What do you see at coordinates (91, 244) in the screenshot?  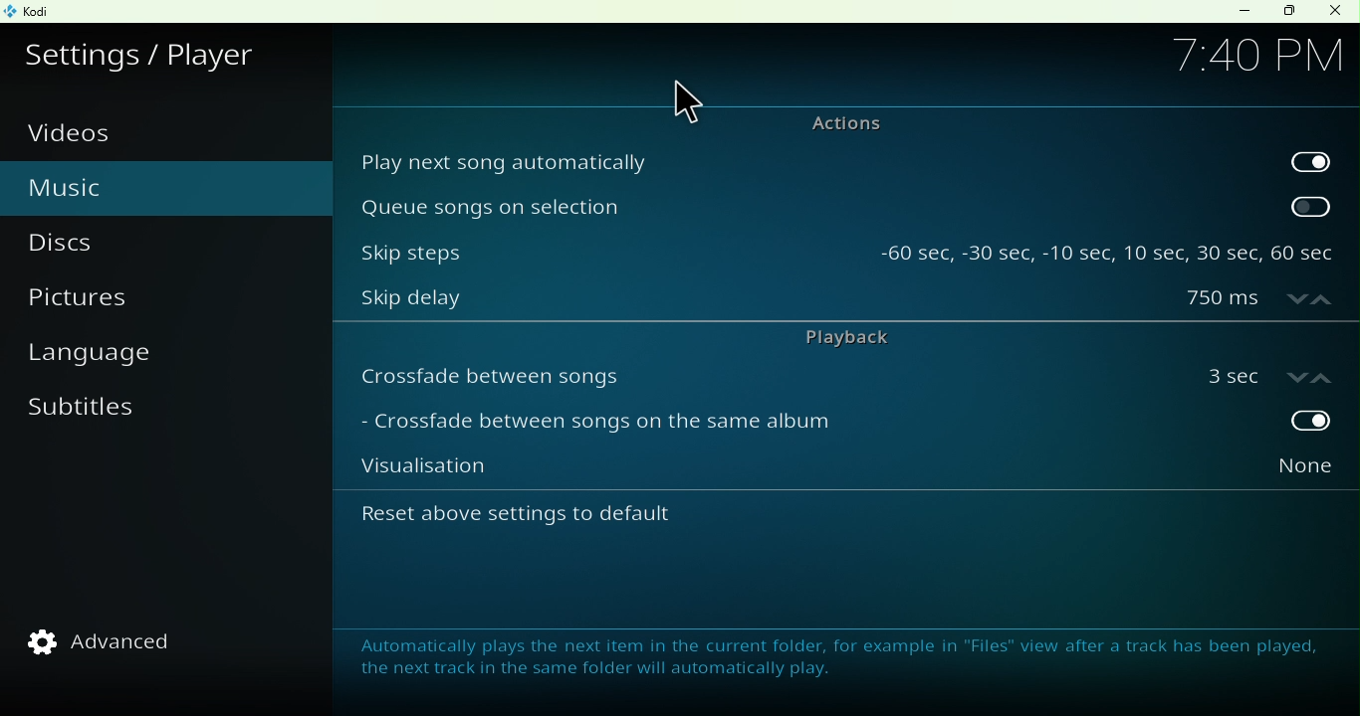 I see `Discs` at bounding box center [91, 244].